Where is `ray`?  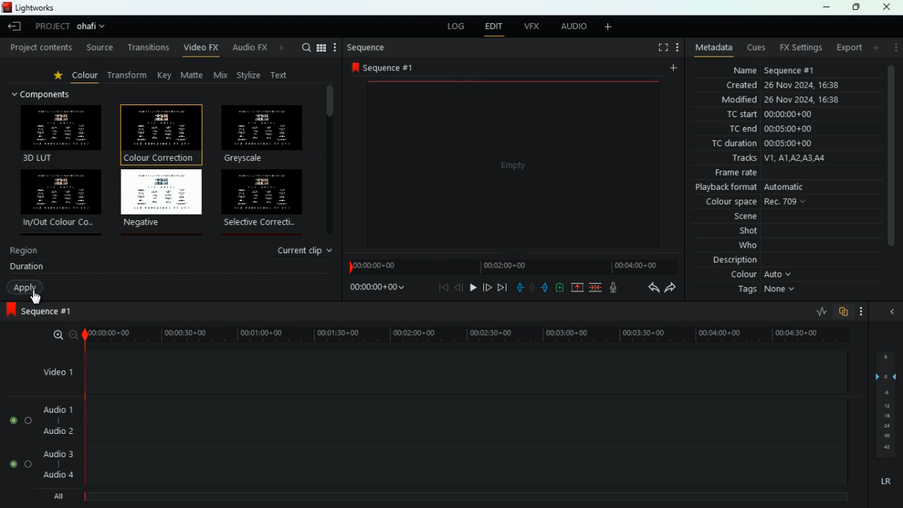 ray is located at coordinates (820, 311).